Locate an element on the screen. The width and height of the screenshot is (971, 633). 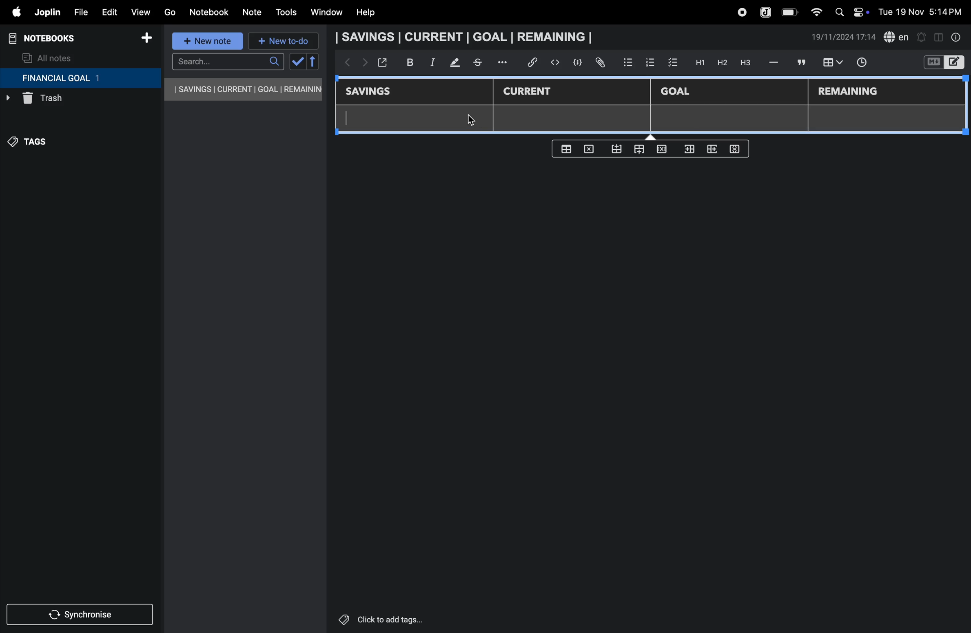
hyper link is located at coordinates (535, 62).